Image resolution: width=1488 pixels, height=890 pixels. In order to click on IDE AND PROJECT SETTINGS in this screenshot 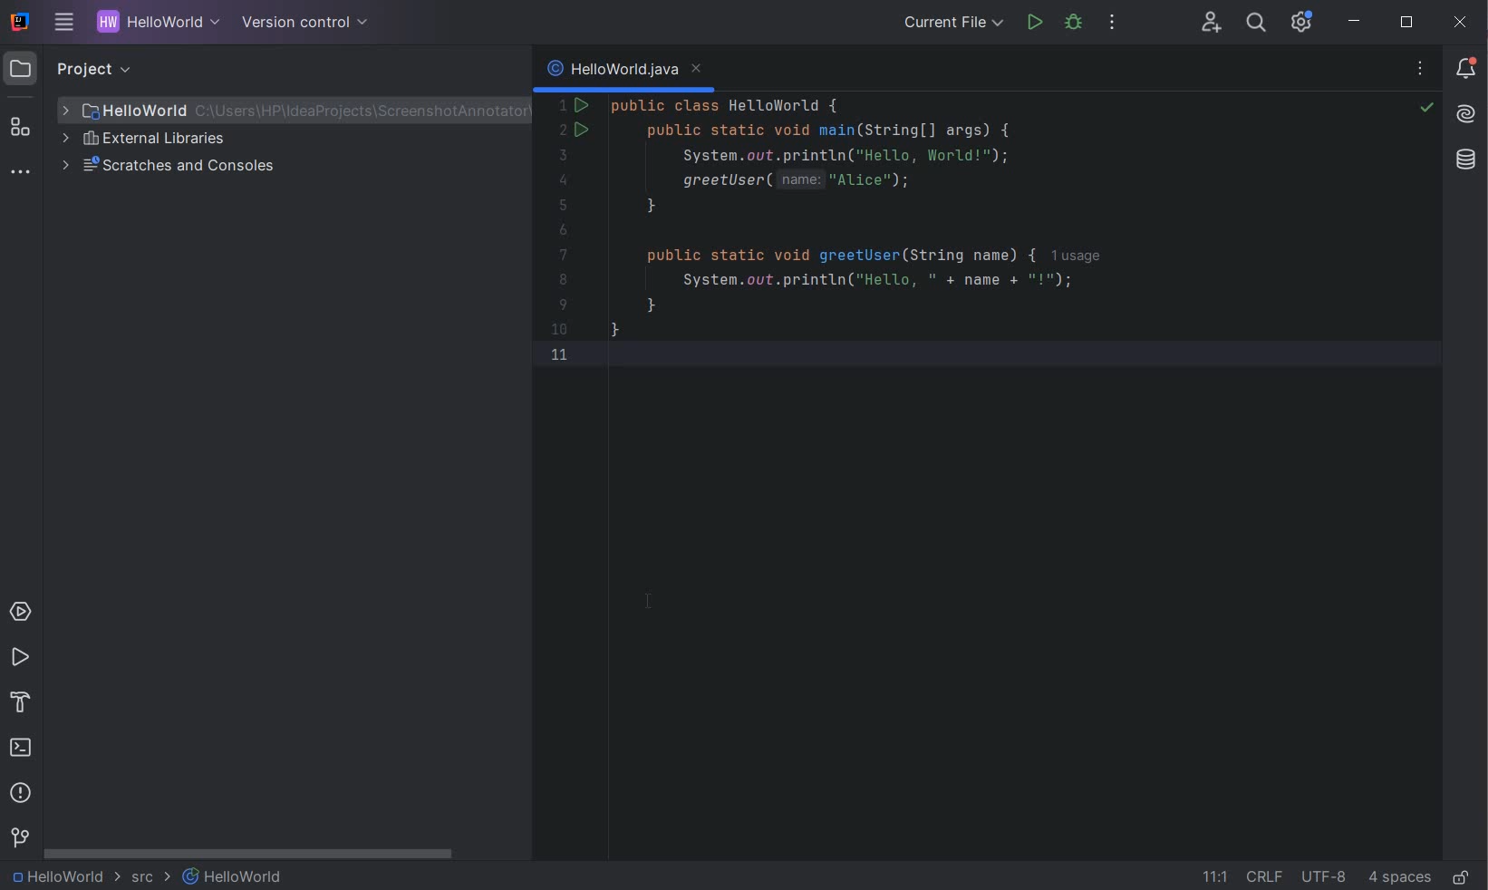, I will do `click(1300, 23)`.